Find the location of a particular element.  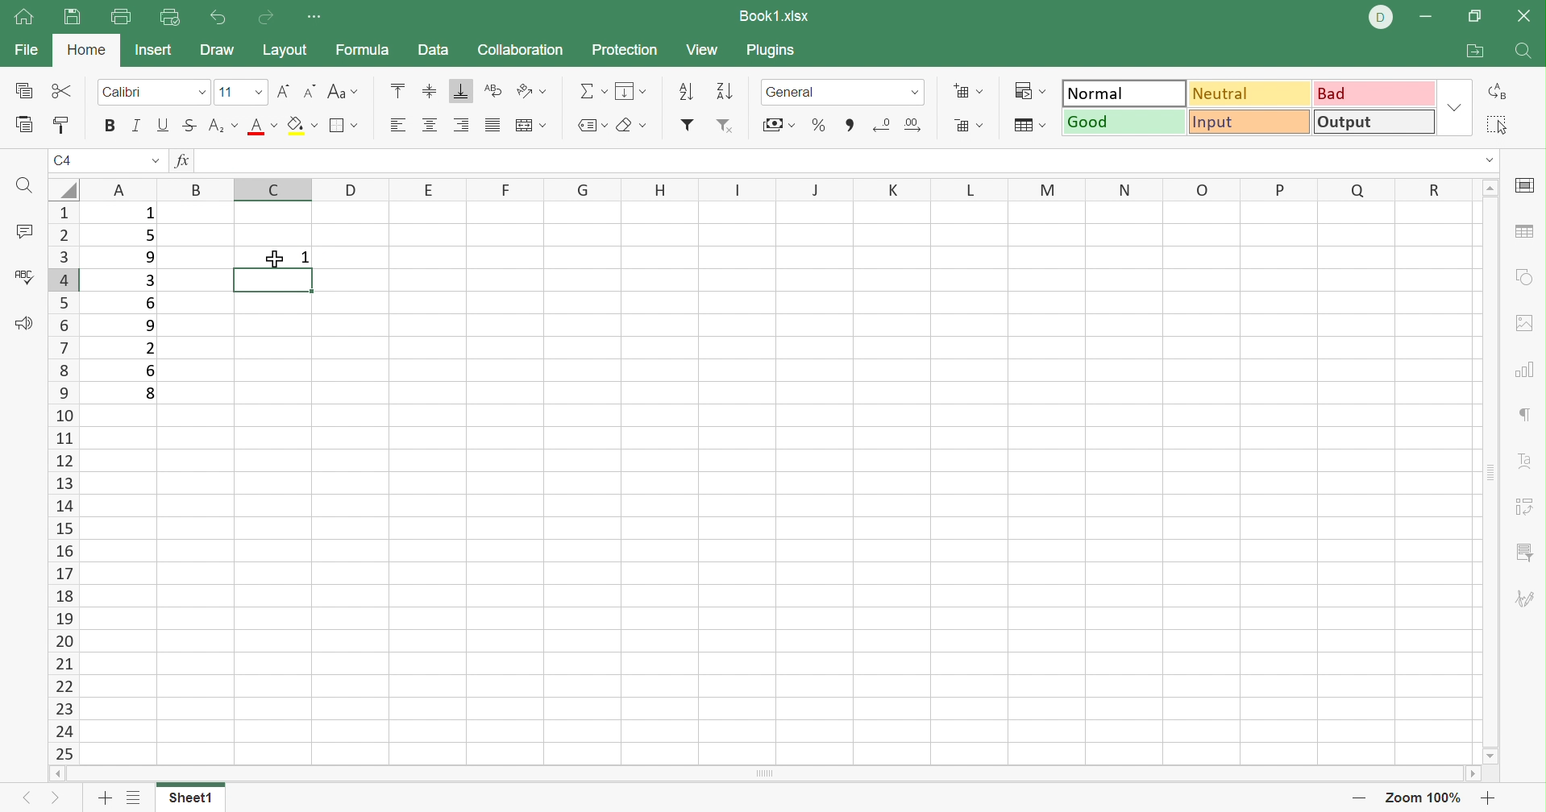

Find is located at coordinates (1526, 53).